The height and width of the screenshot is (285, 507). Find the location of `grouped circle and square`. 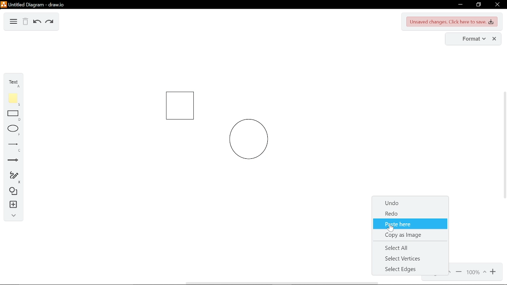

grouped circle and square is located at coordinates (215, 126).